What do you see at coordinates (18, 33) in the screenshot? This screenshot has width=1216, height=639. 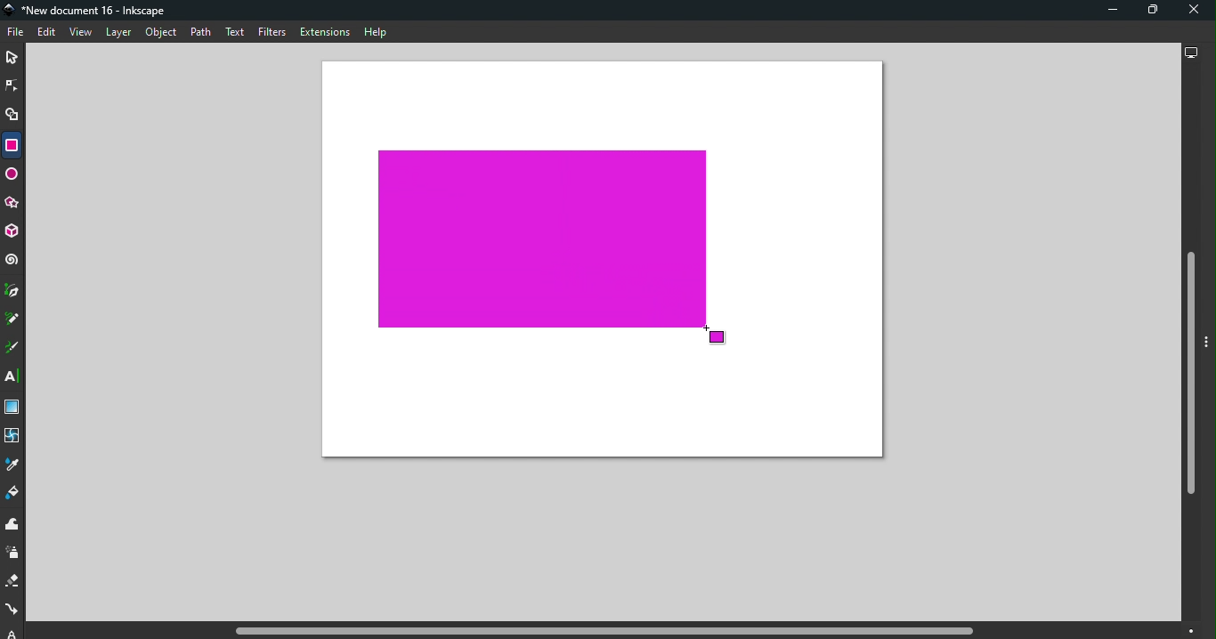 I see `File` at bounding box center [18, 33].